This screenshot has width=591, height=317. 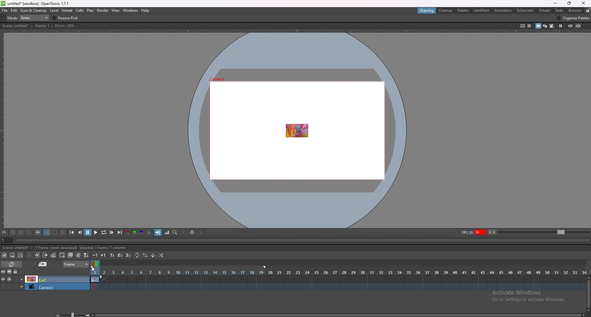 I want to click on drawing, so click(x=428, y=10).